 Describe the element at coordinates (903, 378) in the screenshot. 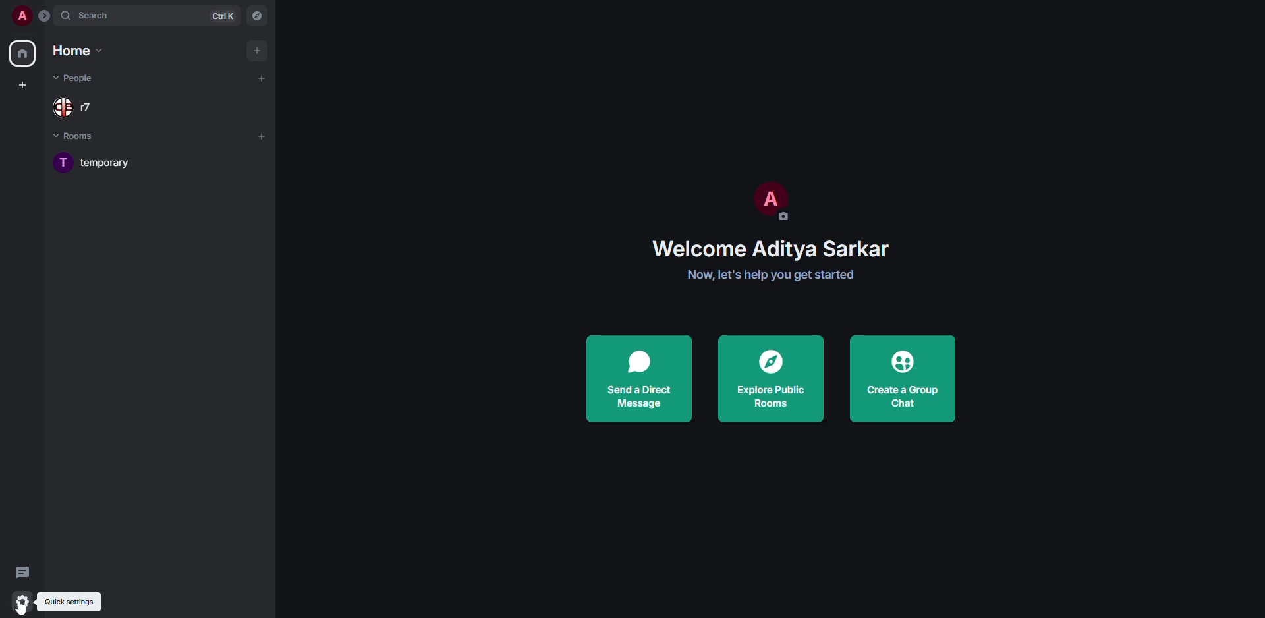

I see `create a group chat` at that location.